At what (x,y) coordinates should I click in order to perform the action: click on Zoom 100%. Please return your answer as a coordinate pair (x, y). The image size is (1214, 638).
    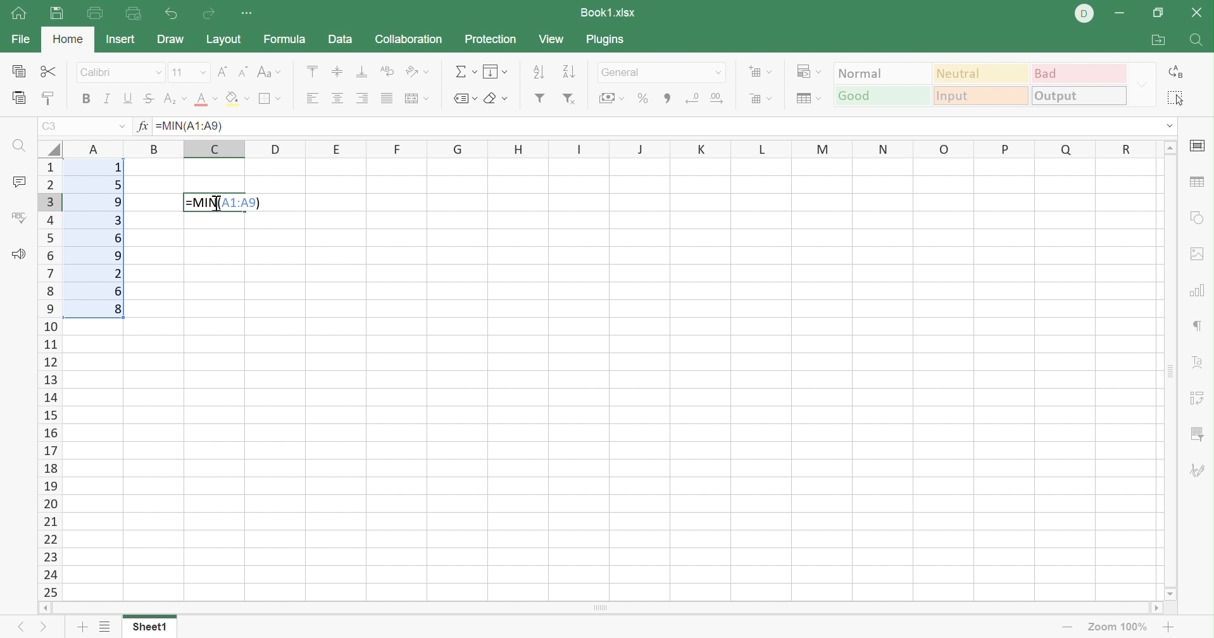
    Looking at the image, I should click on (1116, 626).